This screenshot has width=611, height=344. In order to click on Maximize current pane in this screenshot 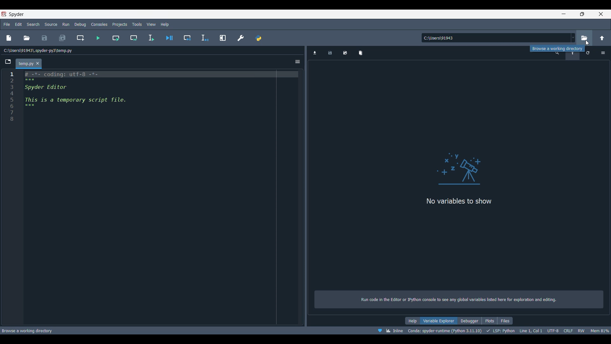, I will do `click(223, 38)`.